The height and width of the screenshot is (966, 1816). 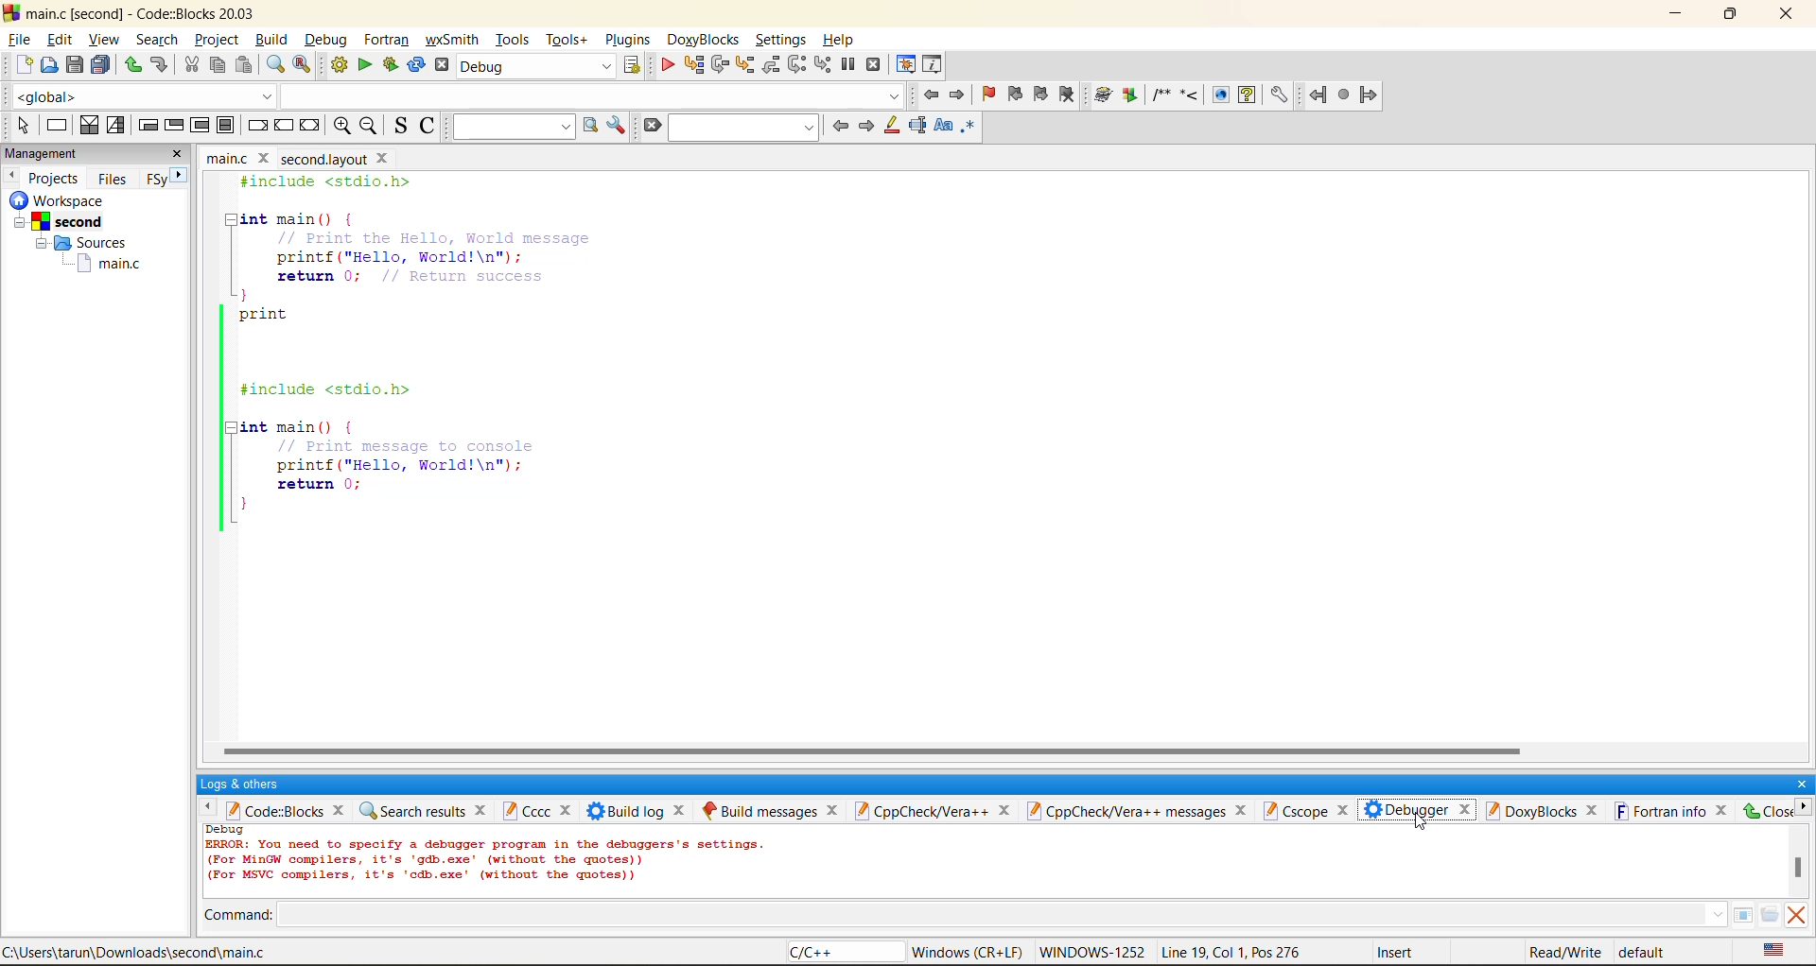 I want to click on break instruction, so click(x=253, y=126).